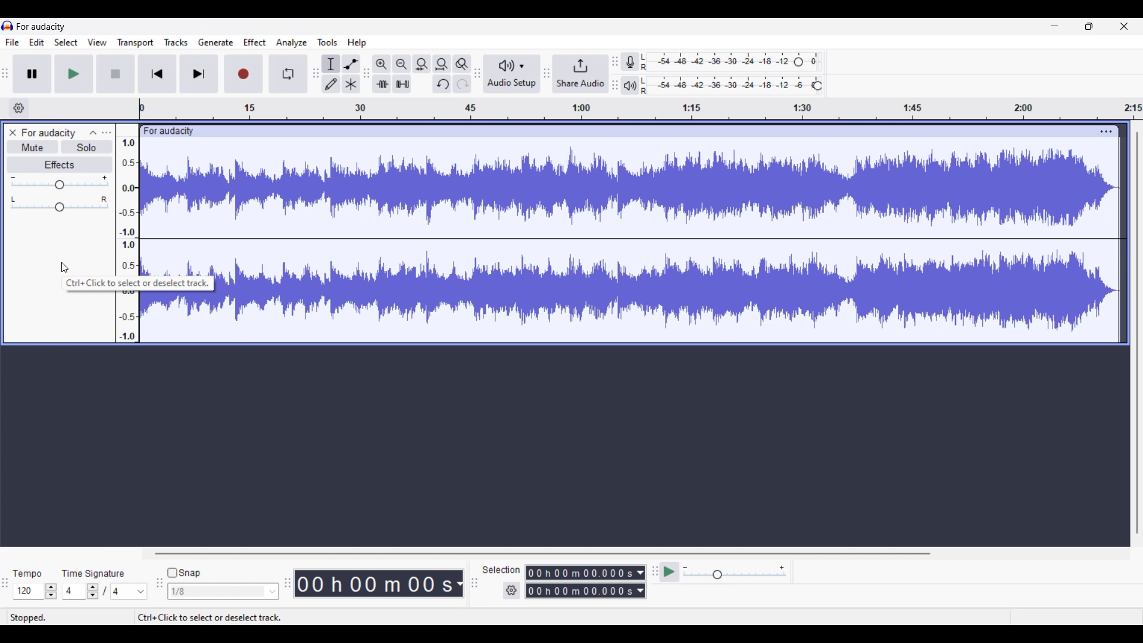 This screenshot has width=1143, height=643. What do you see at coordinates (105, 591) in the screenshot?
I see `Time signature settings` at bounding box center [105, 591].